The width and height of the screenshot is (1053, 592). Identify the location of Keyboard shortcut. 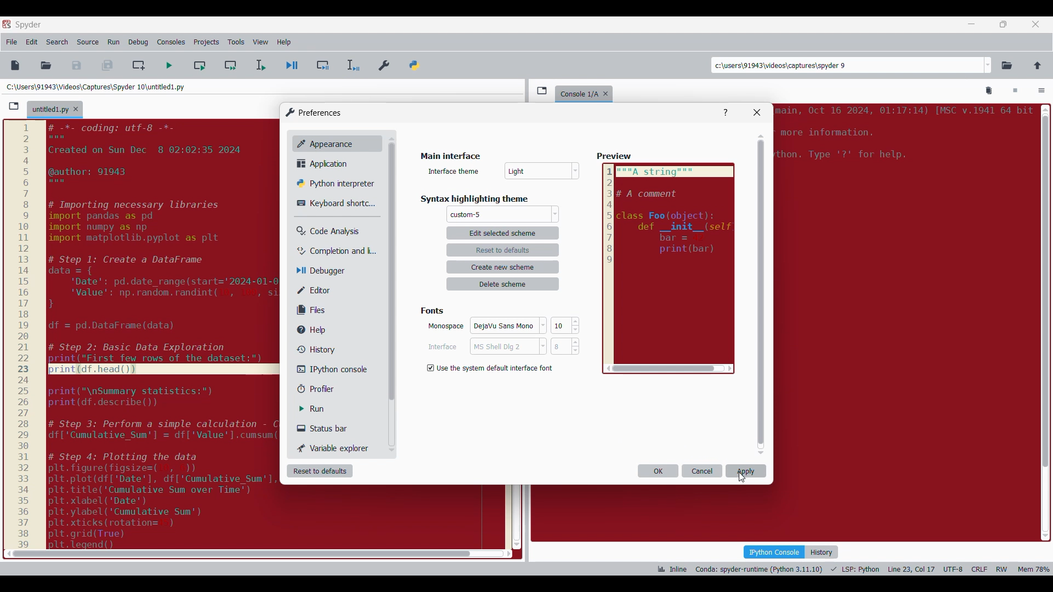
(332, 203).